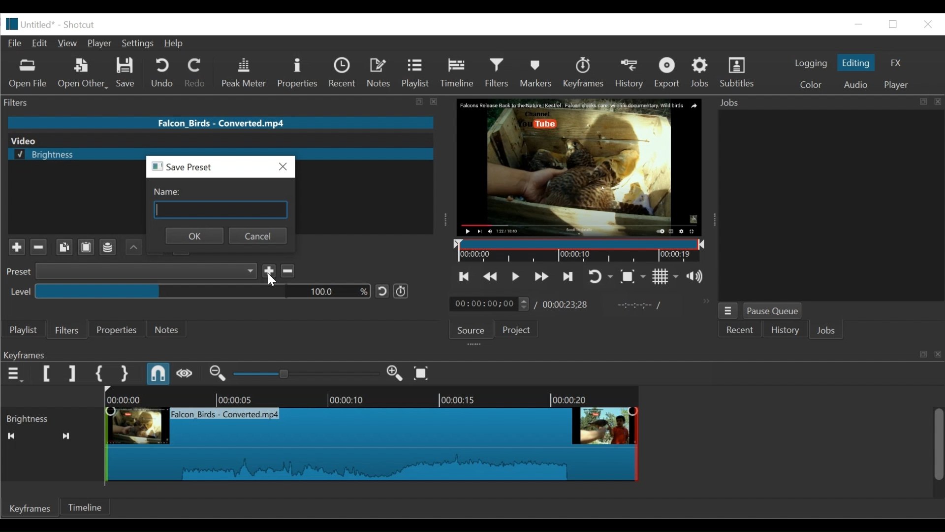 This screenshot has width=945, height=532. I want to click on Help, so click(177, 43).